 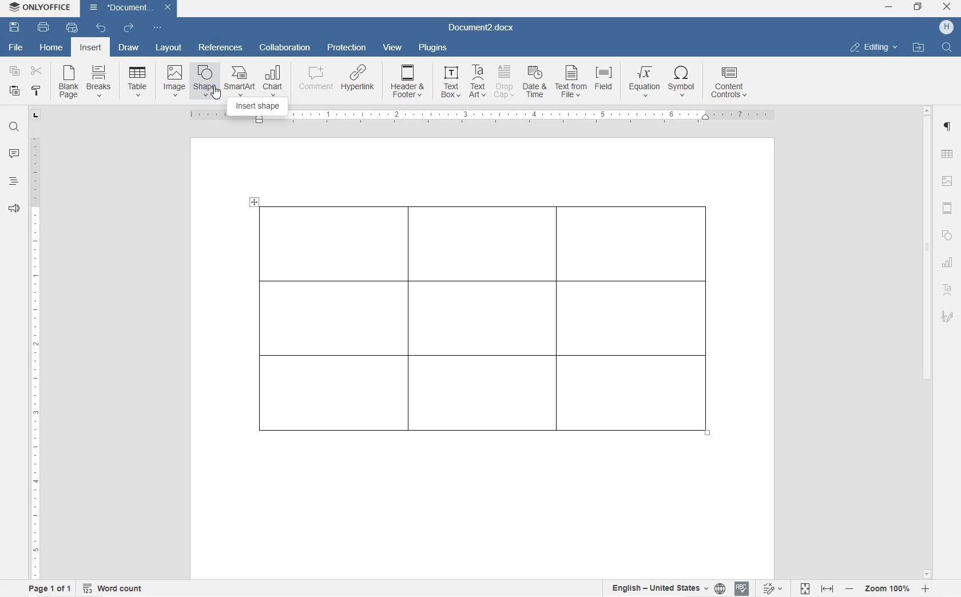 What do you see at coordinates (90, 48) in the screenshot?
I see `insert` at bounding box center [90, 48].